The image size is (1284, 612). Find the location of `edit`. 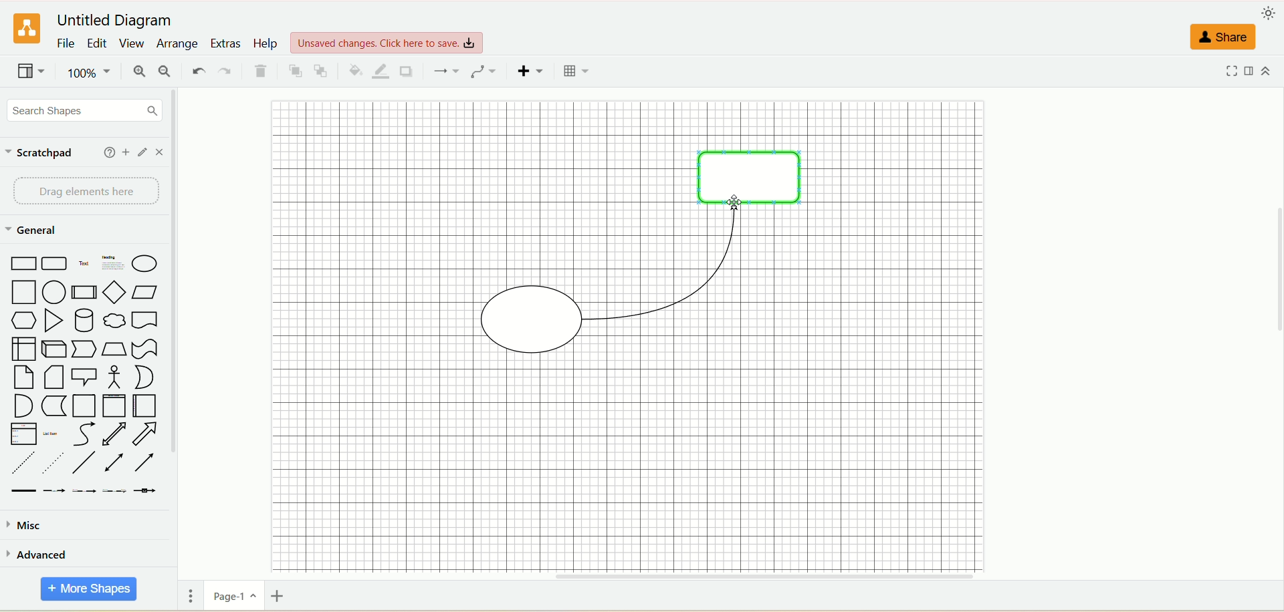

edit is located at coordinates (98, 44).